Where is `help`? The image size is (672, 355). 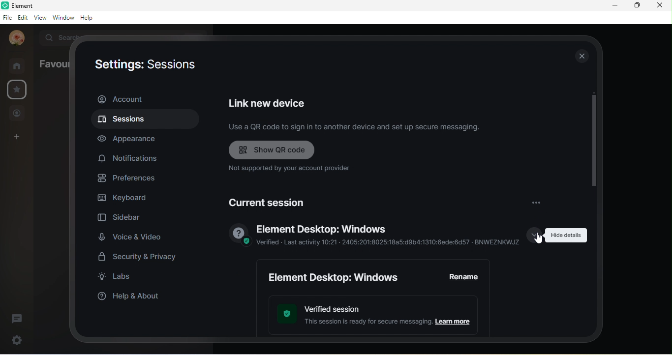 help is located at coordinates (89, 18).